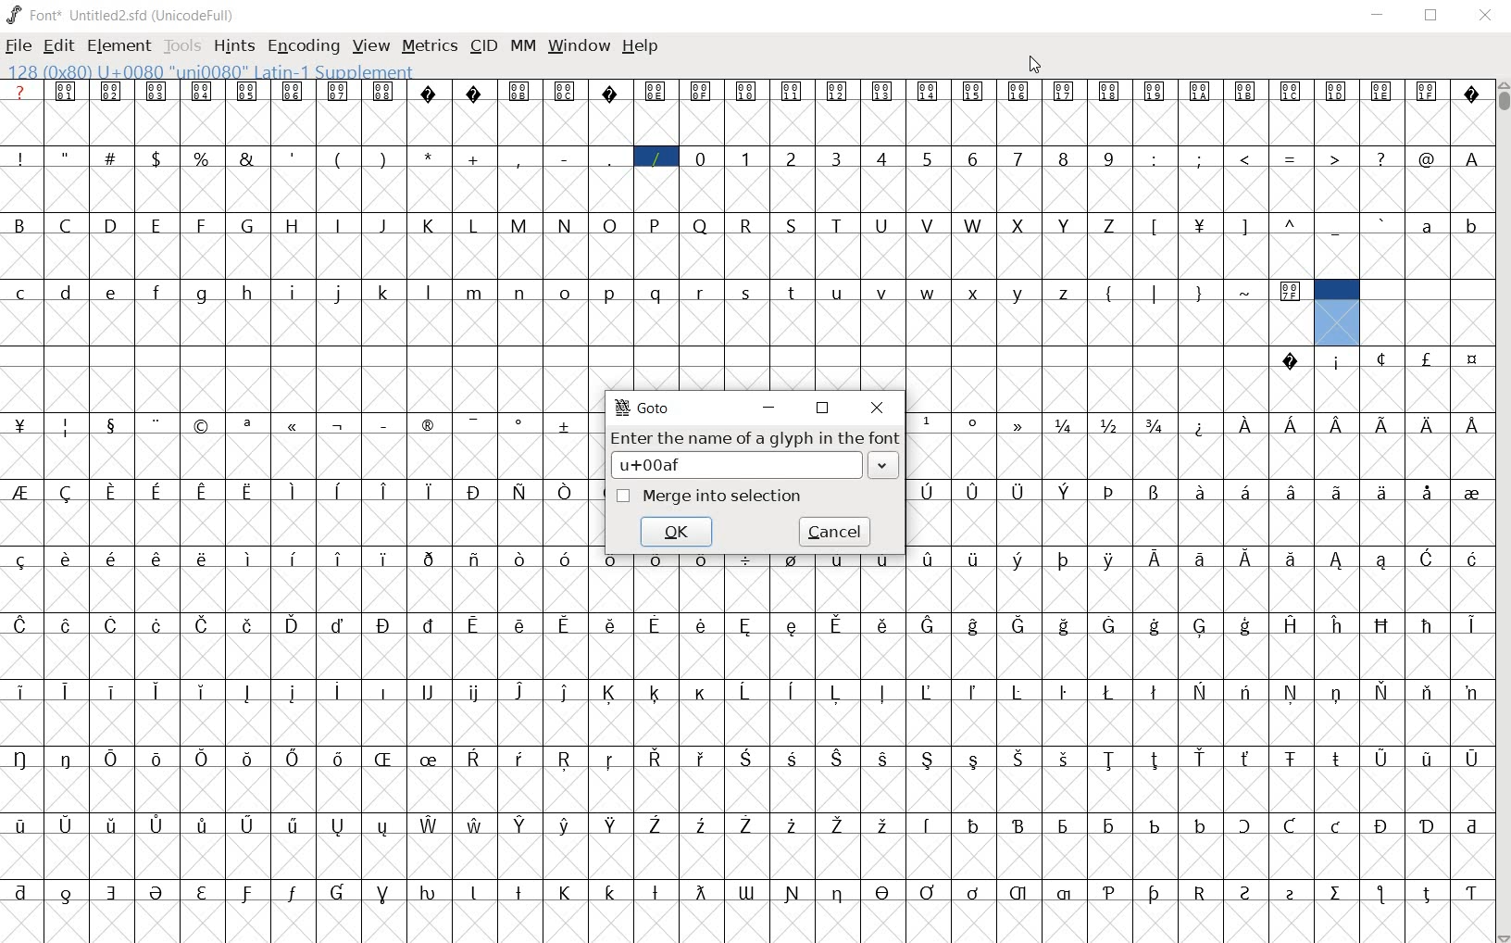 Image resolution: width=1511 pixels, height=943 pixels. What do you see at coordinates (1427, 358) in the screenshot?
I see `Symbol` at bounding box center [1427, 358].